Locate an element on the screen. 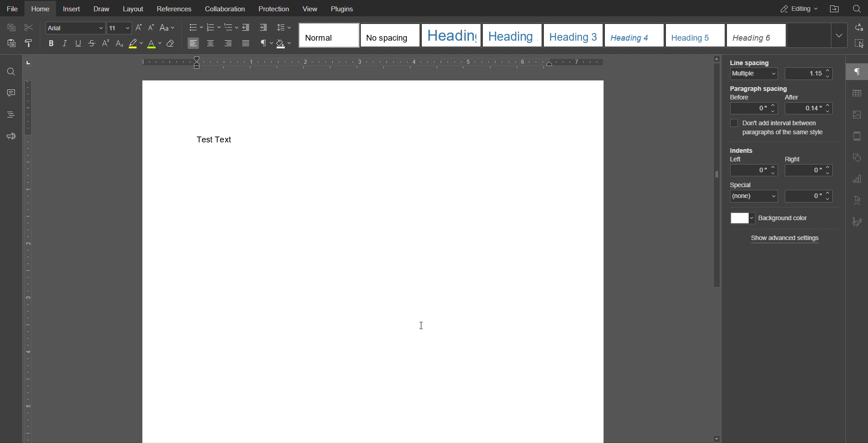  Paragraph Settings is located at coordinates (266, 44).